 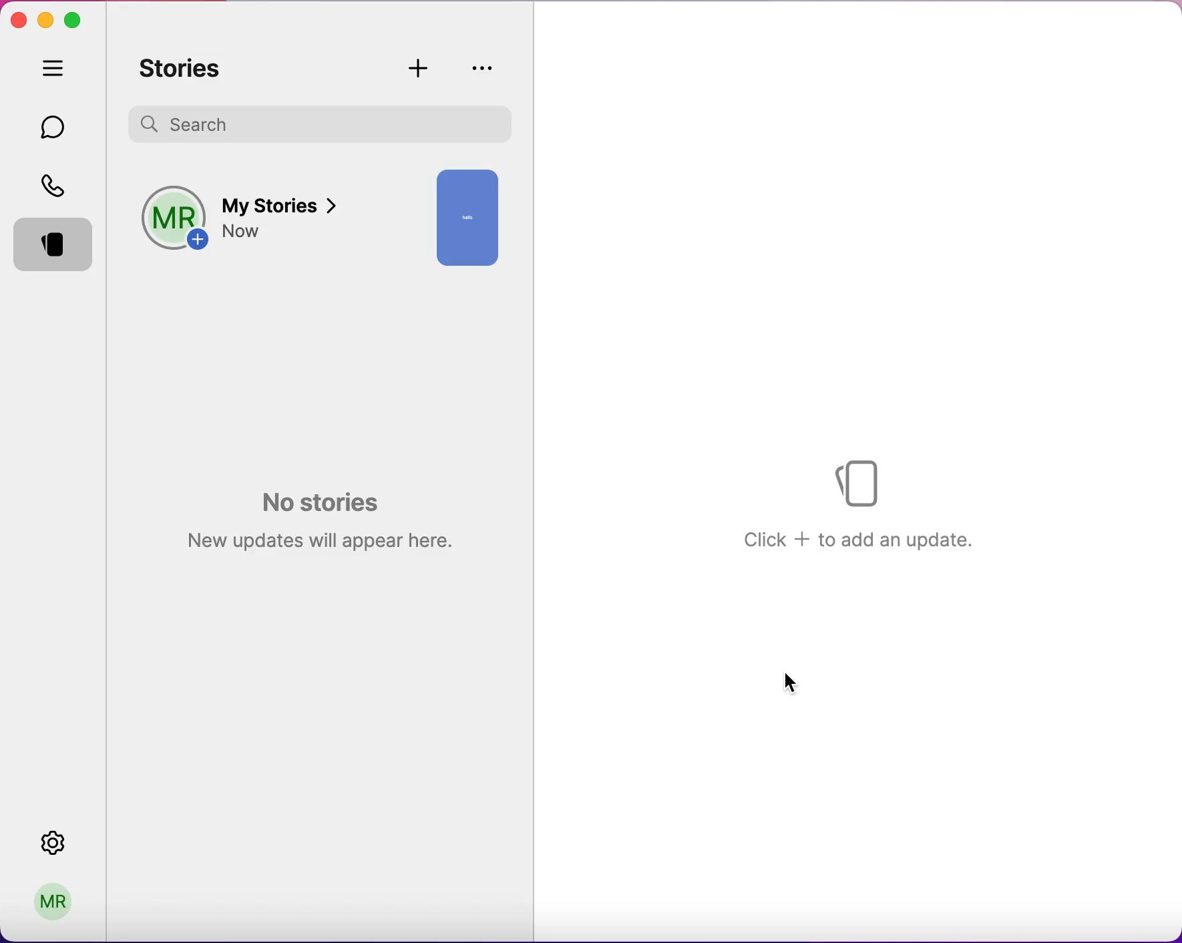 I want to click on cursor, so click(x=793, y=683).